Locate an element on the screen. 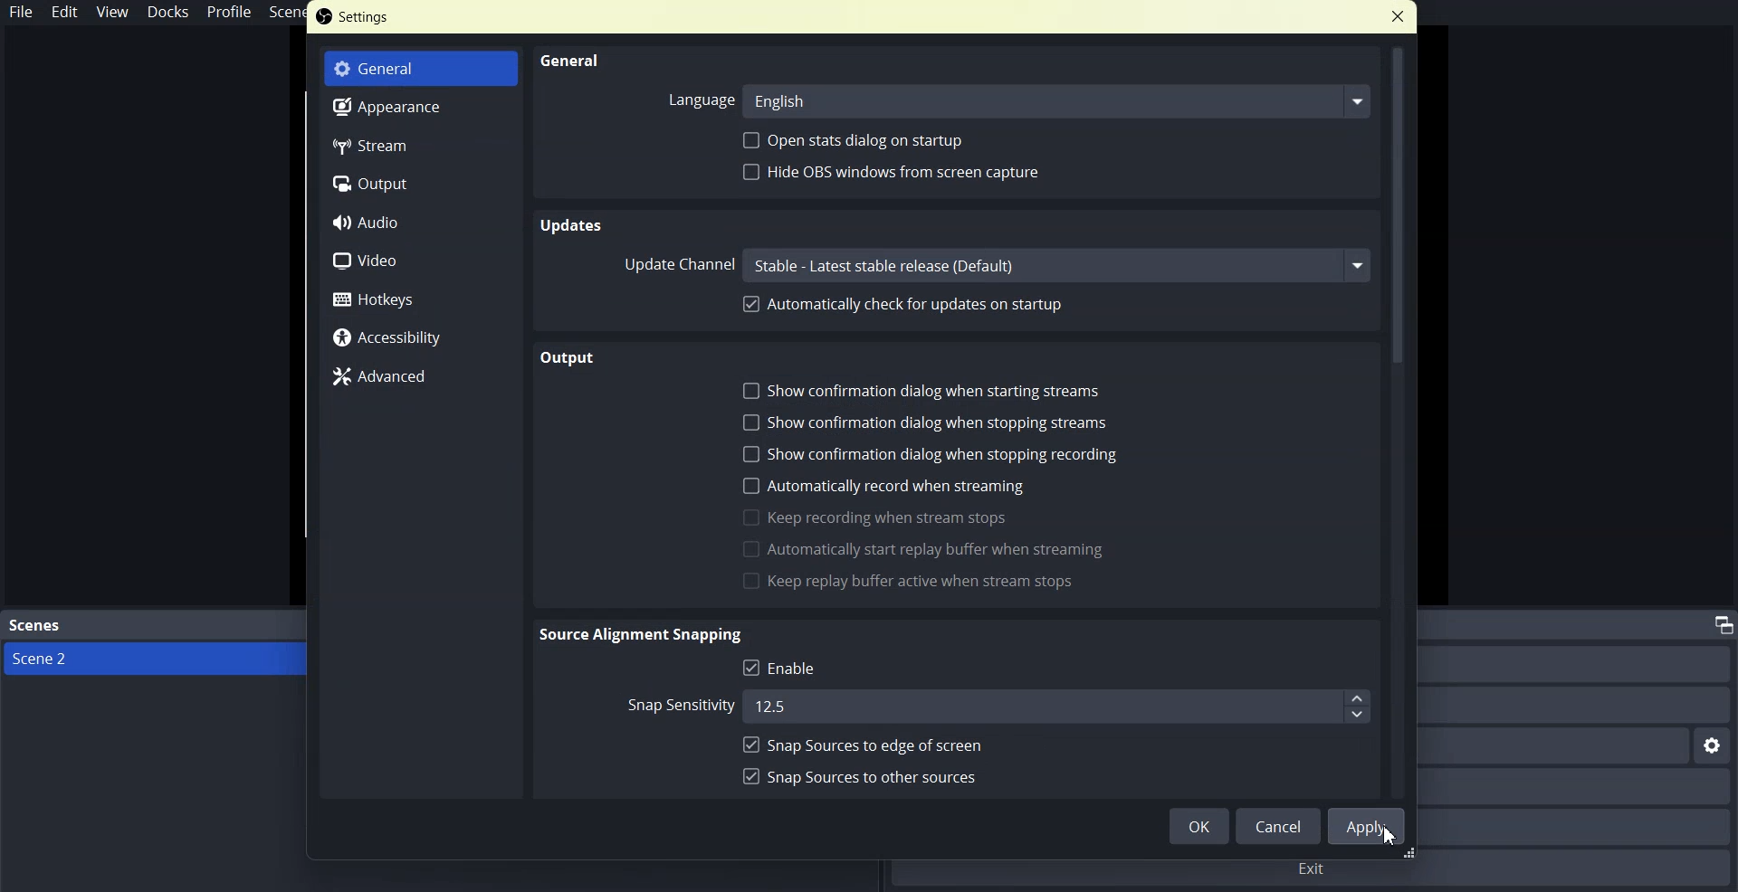 The width and height of the screenshot is (1738, 892). Snap the wordstream is located at coordinates (673, 707).